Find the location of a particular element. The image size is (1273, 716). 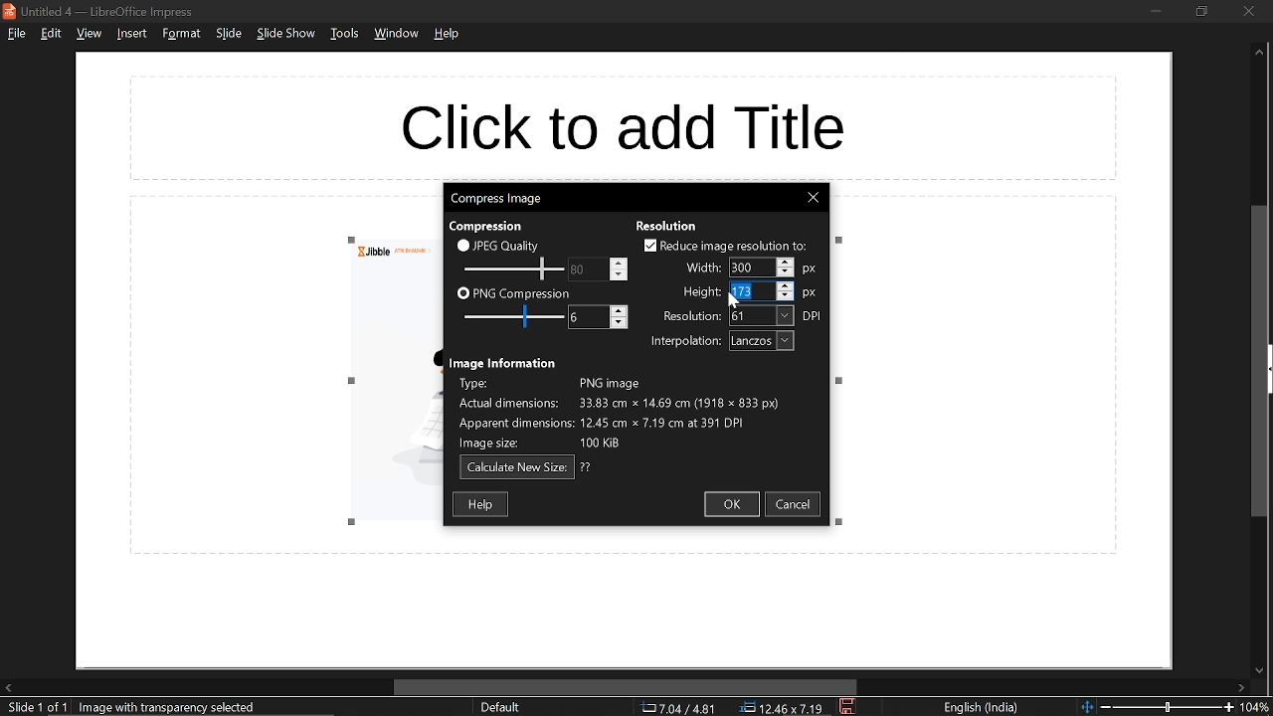

file is located at coordinates (16, 35).